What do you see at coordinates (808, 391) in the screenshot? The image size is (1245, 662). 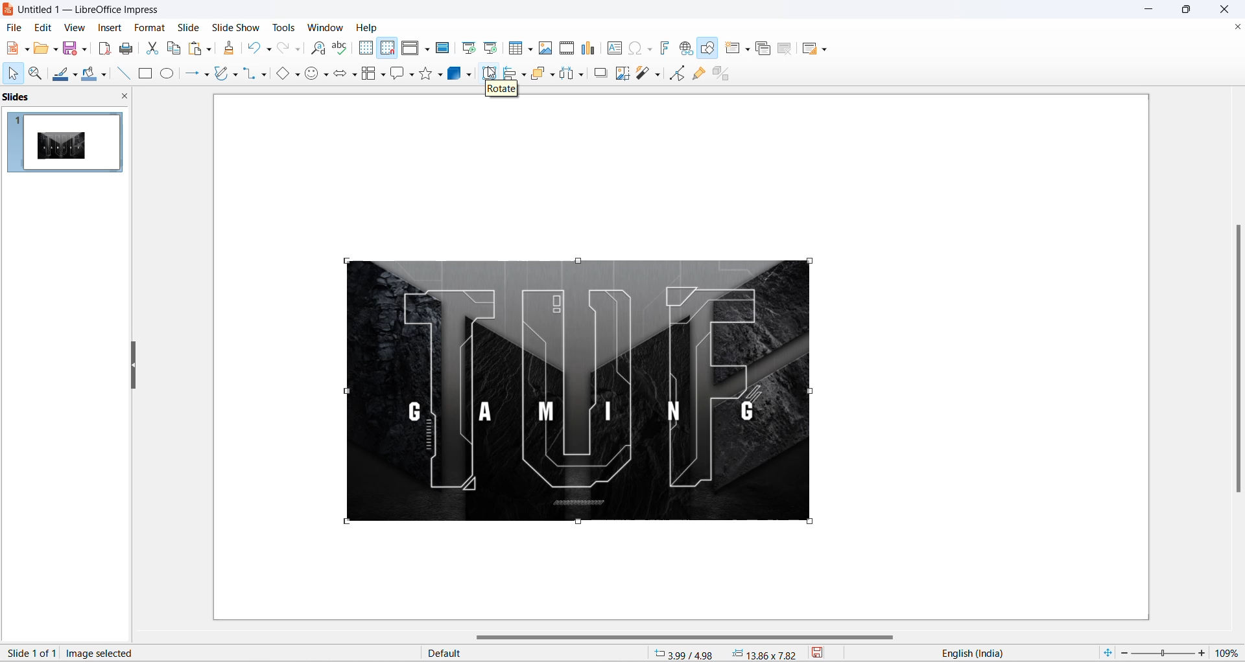 I see `image selection markup` at bounding box center [808, 391].